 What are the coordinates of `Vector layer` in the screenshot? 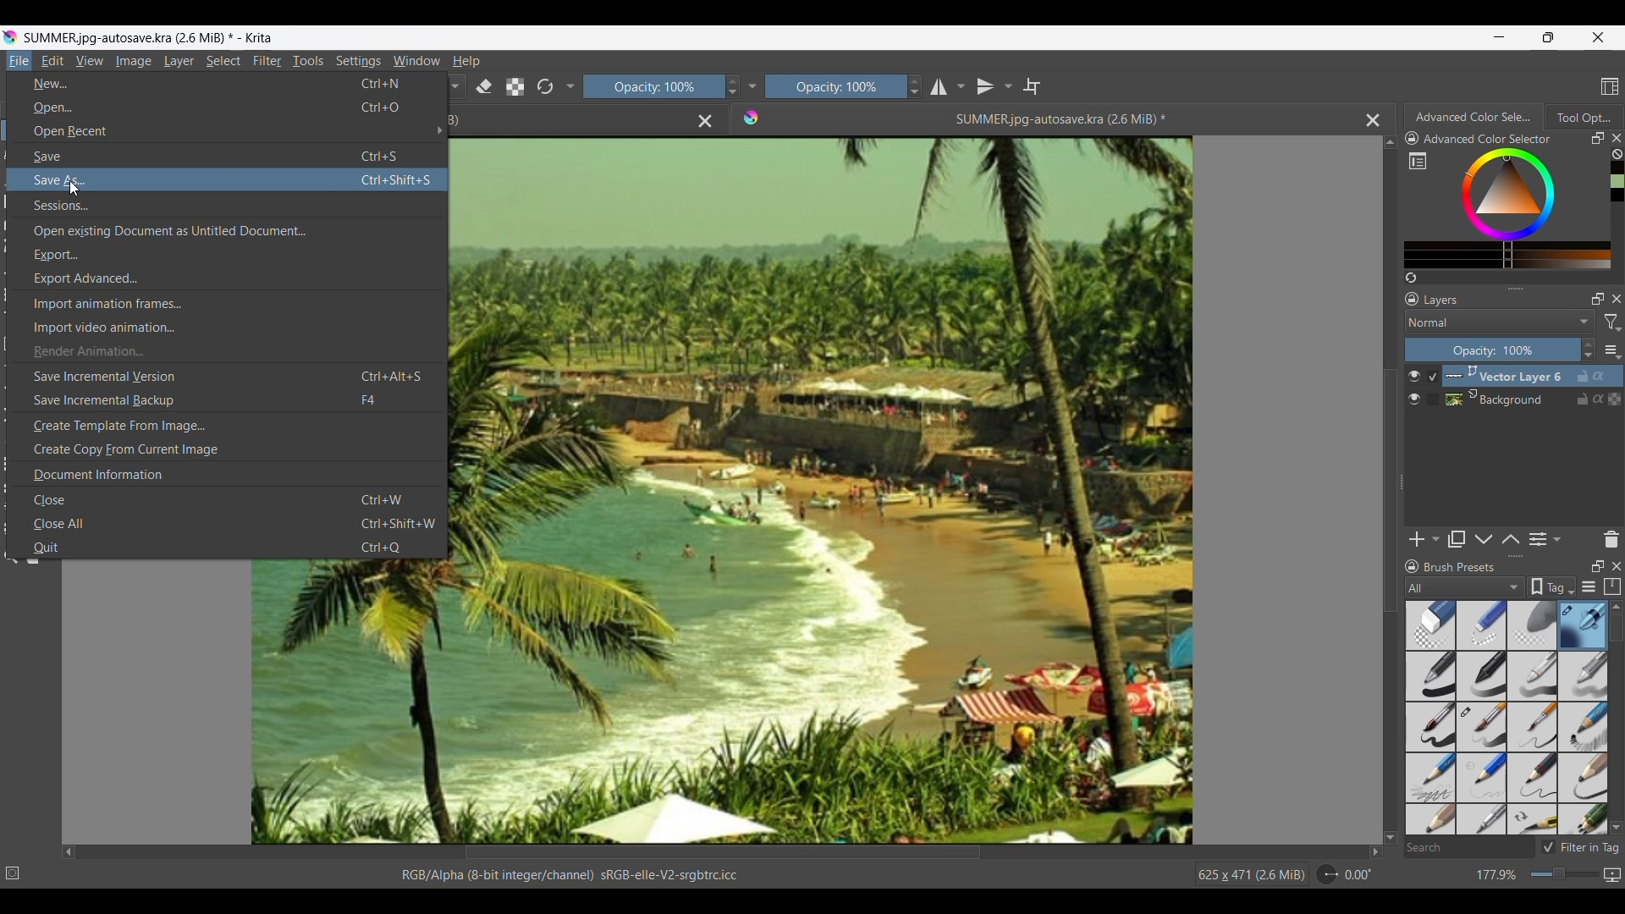 It's located at (1533, 376).